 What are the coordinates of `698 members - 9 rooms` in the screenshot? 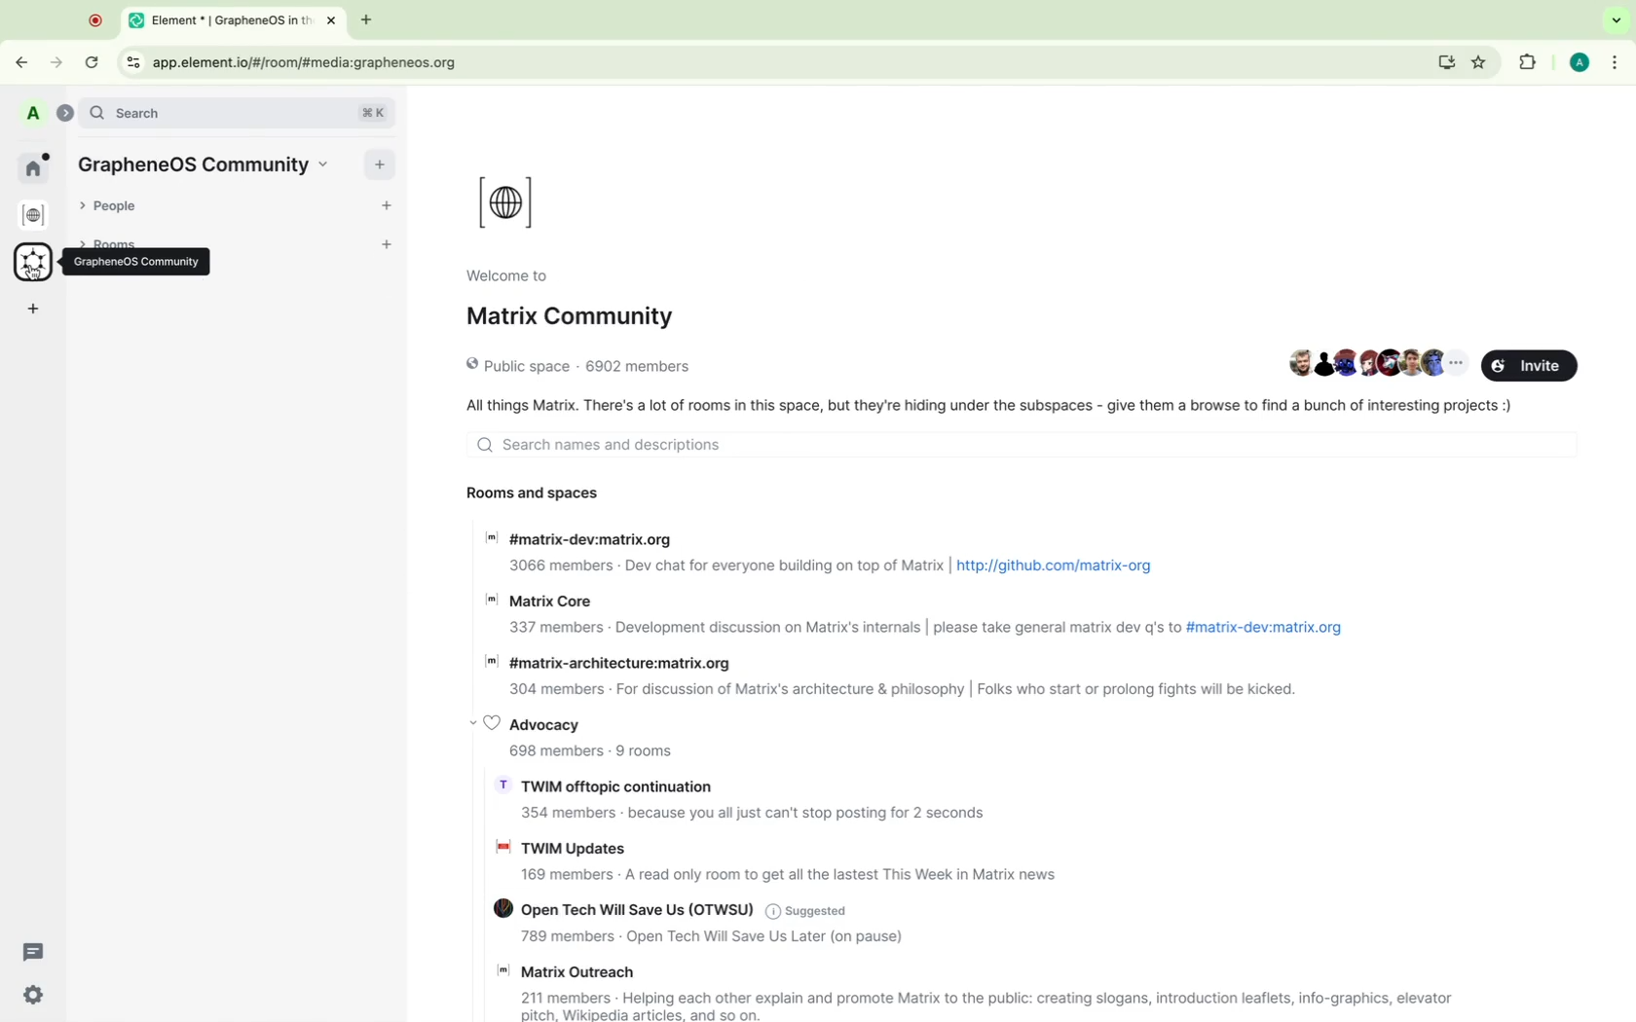 It's located at (590, 753).